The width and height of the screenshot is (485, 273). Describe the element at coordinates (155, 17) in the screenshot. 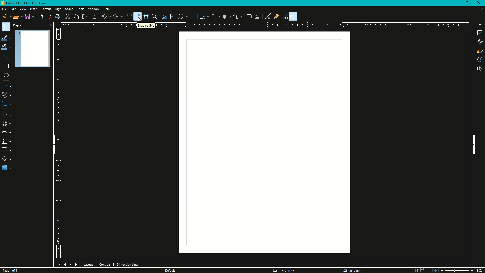

I see `Zoom and pan` at that location.